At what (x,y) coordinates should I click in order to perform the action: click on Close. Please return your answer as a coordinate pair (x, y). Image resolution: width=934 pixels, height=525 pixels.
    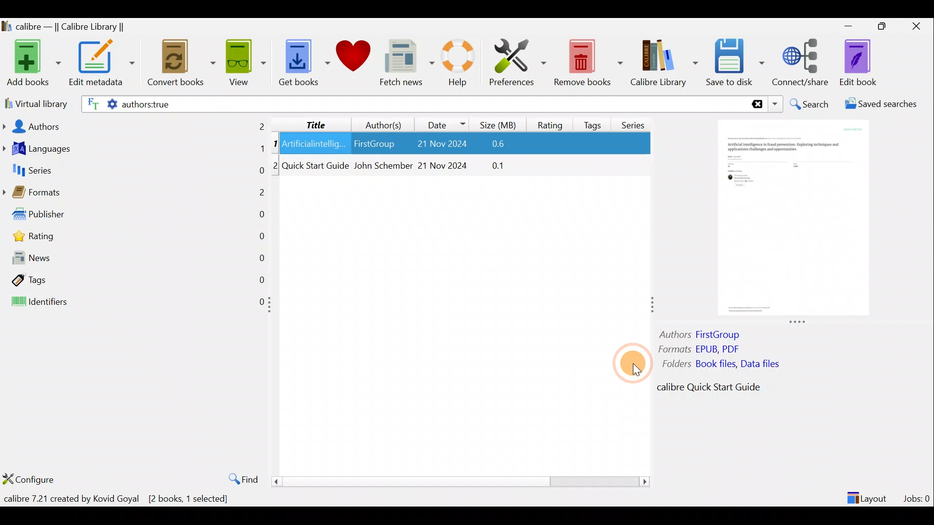
    Looking at the image, I should click on (918, 26).